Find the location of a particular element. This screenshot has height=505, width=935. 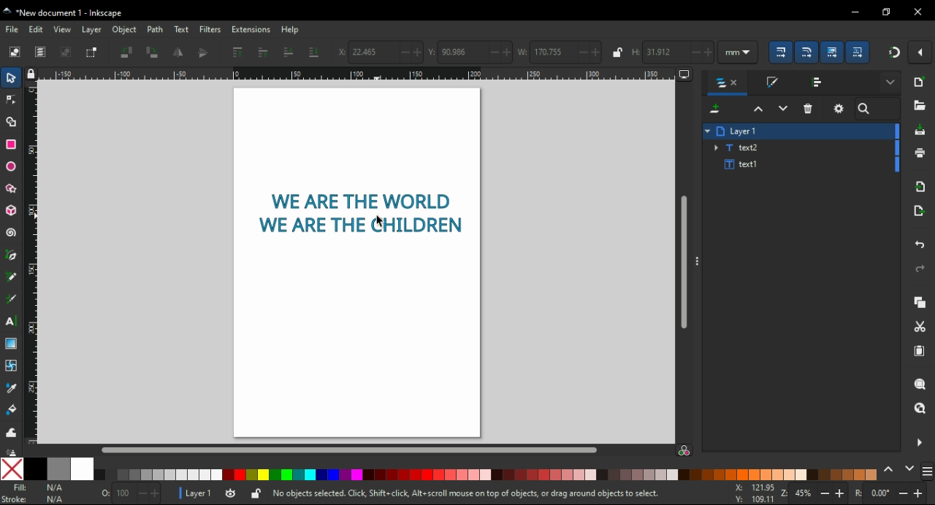

selected object unlocked is located at coordinates (256, 494).